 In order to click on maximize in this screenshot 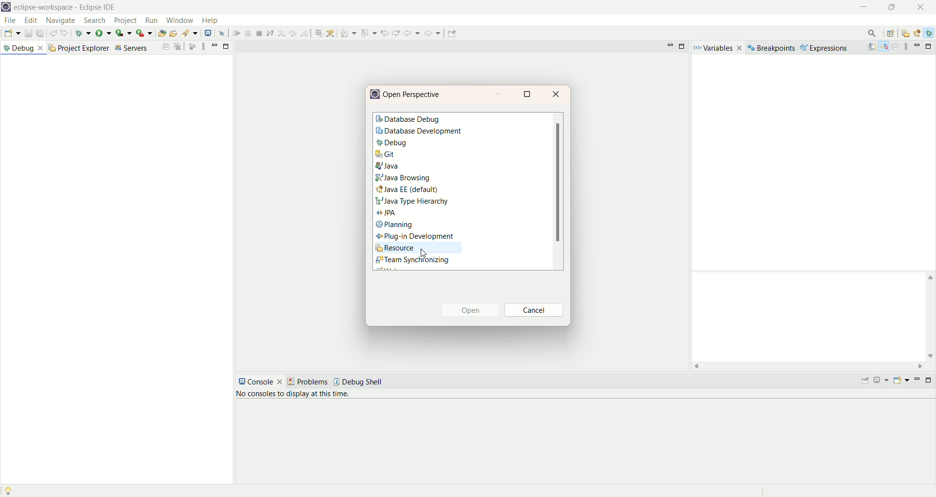, I will do `click(893, 8)`.